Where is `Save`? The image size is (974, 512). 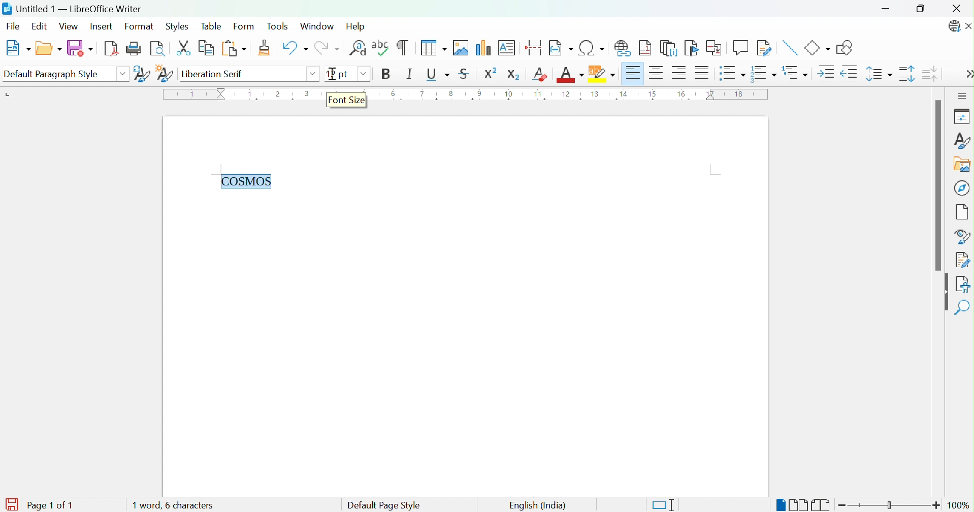
Save is located at coordinates (13, 500).